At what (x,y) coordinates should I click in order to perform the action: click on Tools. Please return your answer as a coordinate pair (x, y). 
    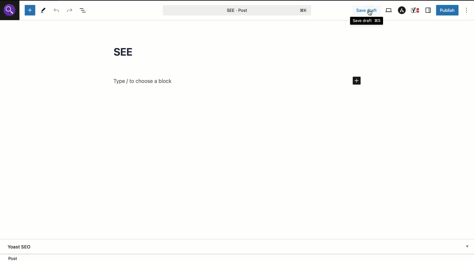
    Looking at the image, I should click on (44, 10).